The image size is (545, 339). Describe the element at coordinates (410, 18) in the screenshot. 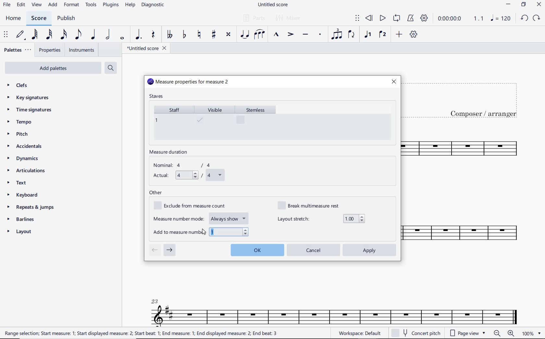

I see `METRONOME` at that location.